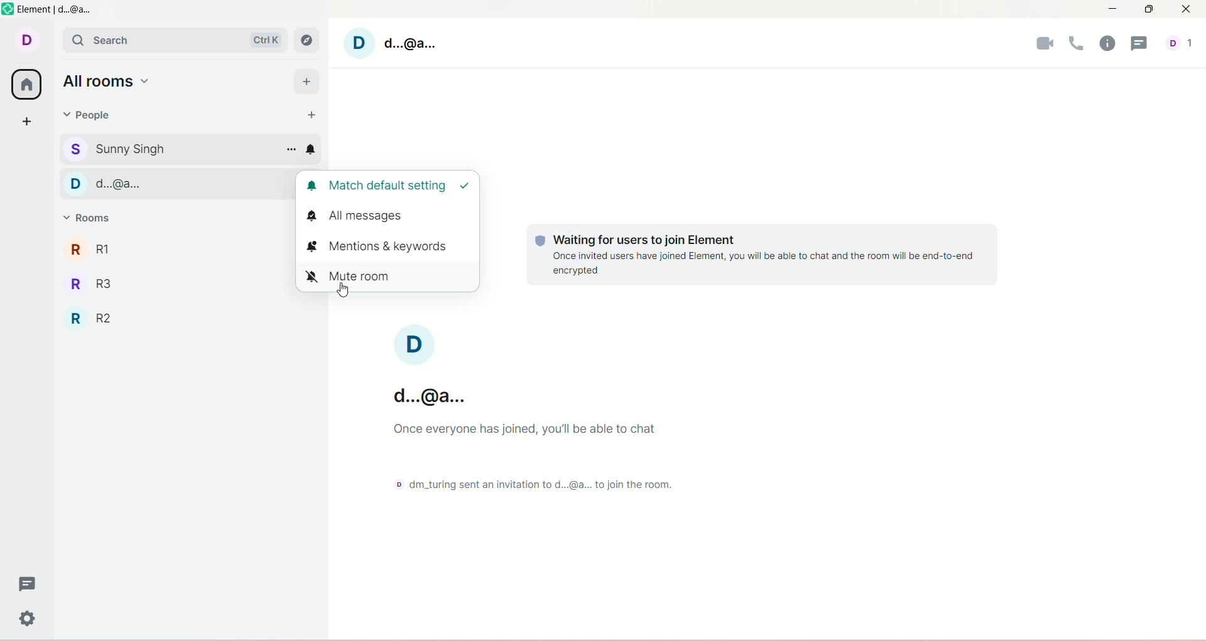 Image resolution: width=1206 pixels, height=641 pixels. I want to click on logo, so click(8, 9).